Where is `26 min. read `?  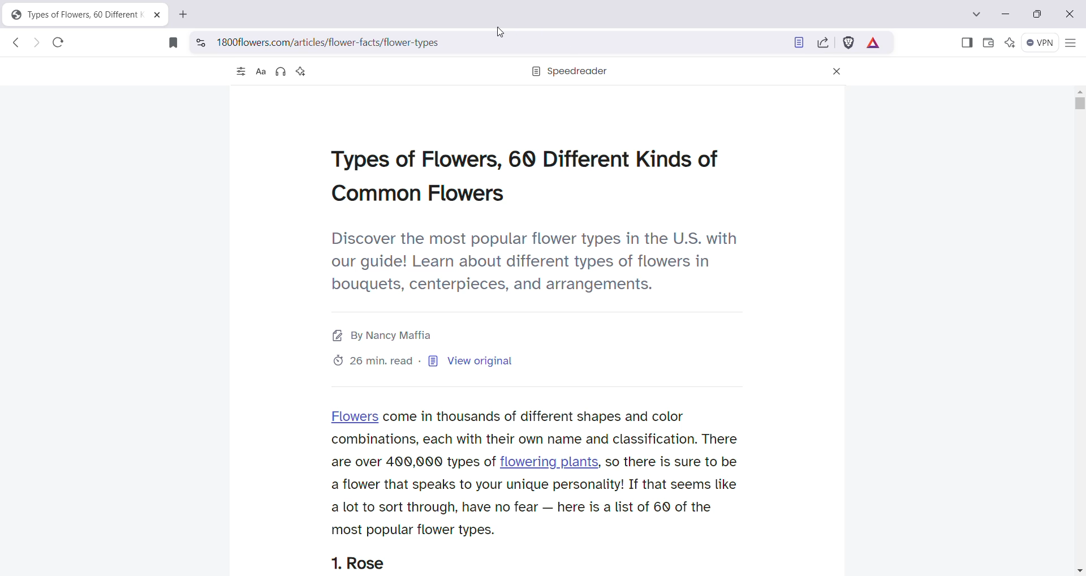
26 min. read  is located at coordinates (375, 361).